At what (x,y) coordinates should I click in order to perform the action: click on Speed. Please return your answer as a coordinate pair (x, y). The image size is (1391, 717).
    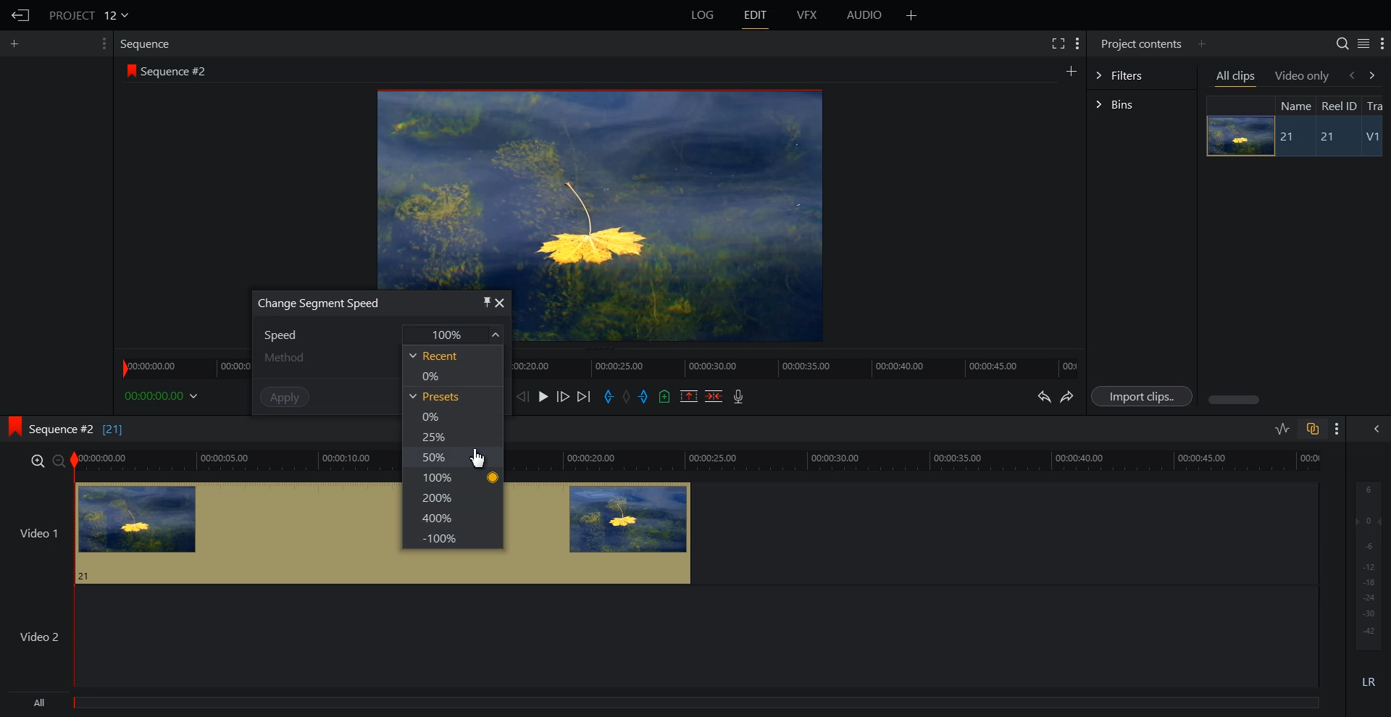
    Looking at the image, I should click on (291, 334).